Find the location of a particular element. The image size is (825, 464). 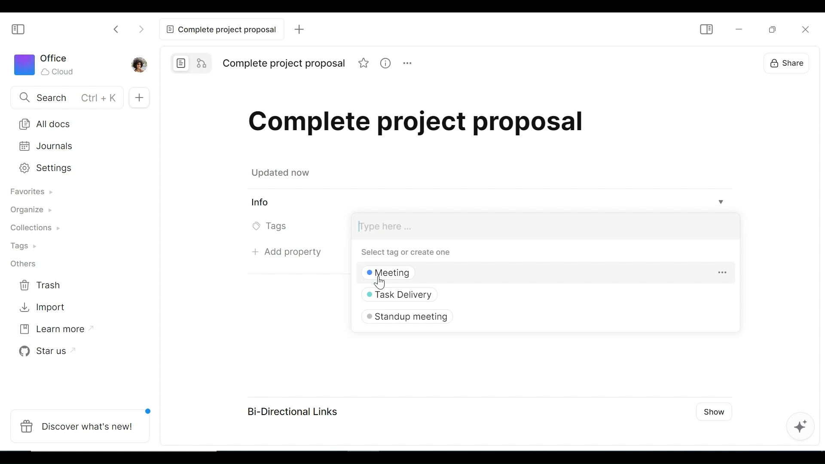

more options is located at coordinates (724, 273).